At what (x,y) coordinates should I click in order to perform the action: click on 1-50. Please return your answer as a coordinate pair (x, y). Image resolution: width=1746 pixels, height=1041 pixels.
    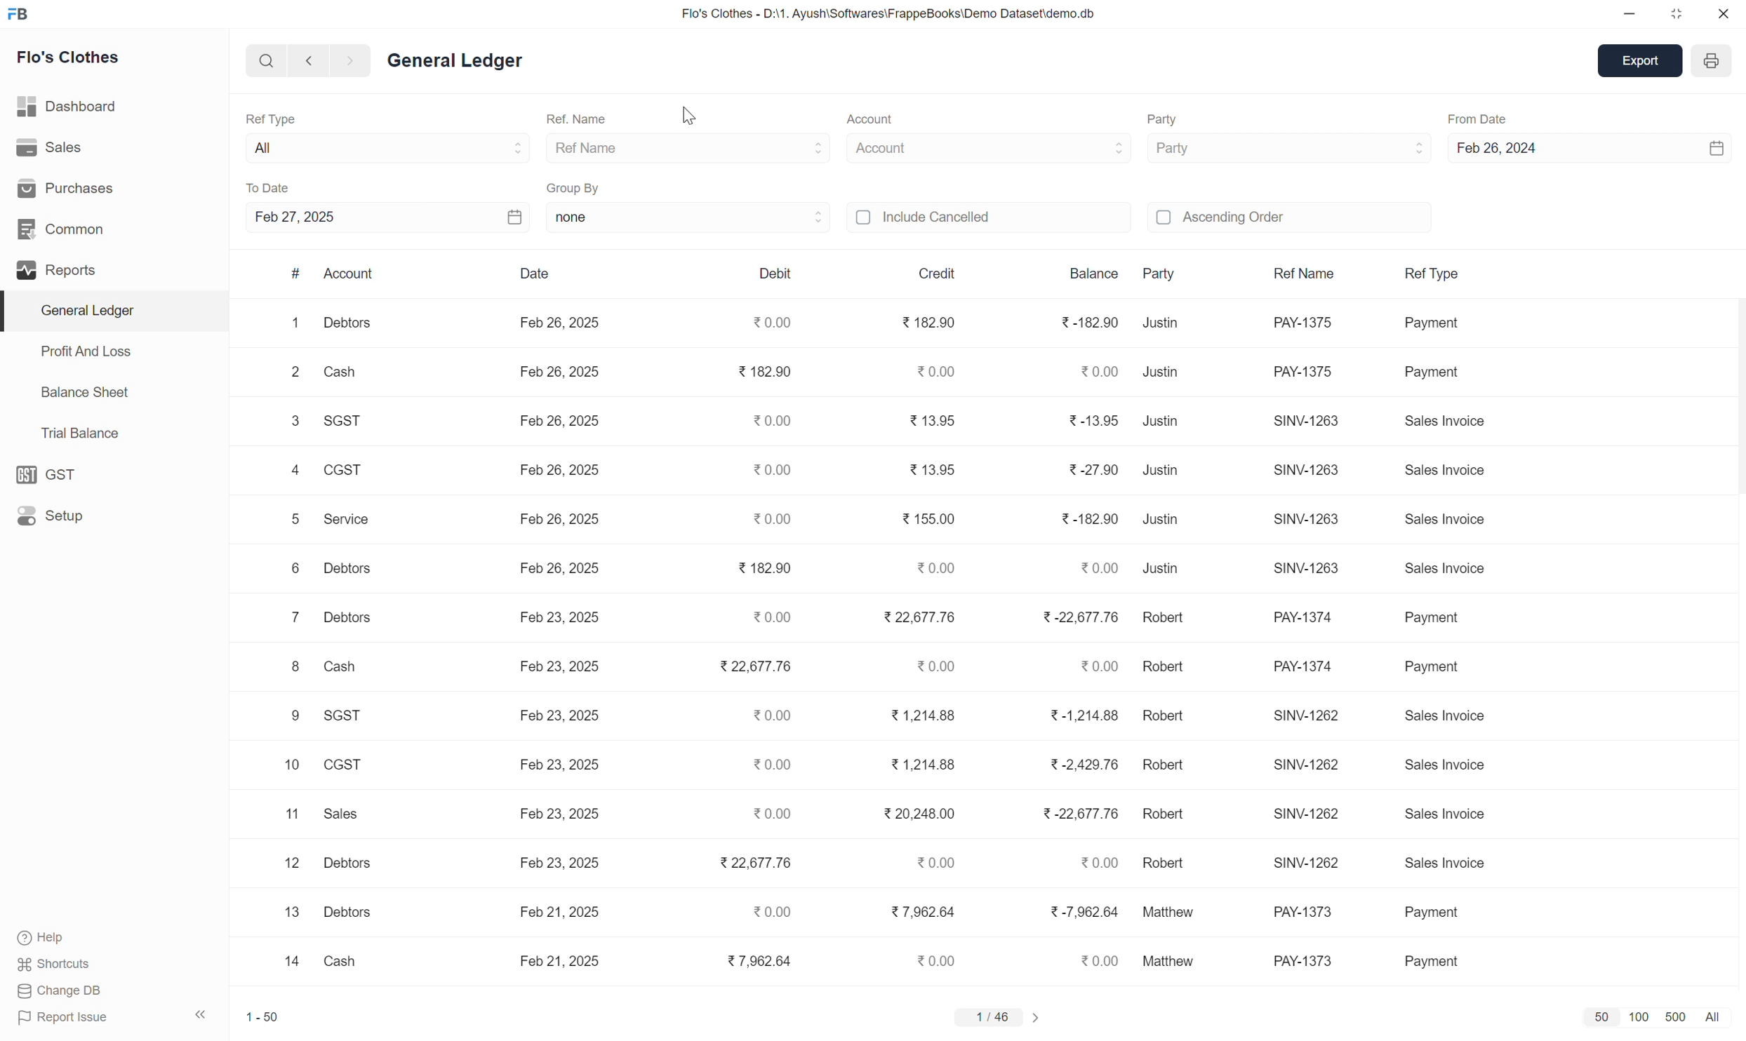
    Looking at the image, I should click on (265, 1015).